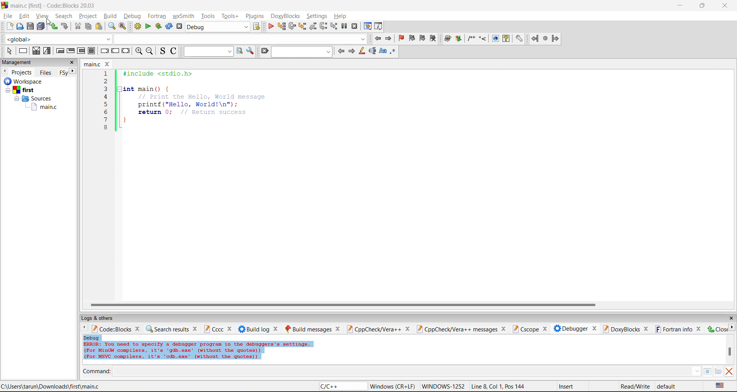 Image resolution: width=737 pixels, height=392 pixels. Describe the element at coordinates (335, 27) in the screenshot. I see `step into instruction` at that location.